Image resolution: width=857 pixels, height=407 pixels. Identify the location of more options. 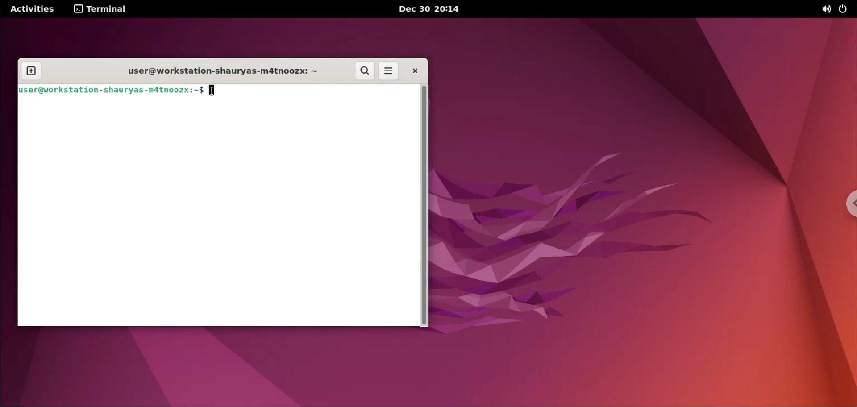
(389, 71).